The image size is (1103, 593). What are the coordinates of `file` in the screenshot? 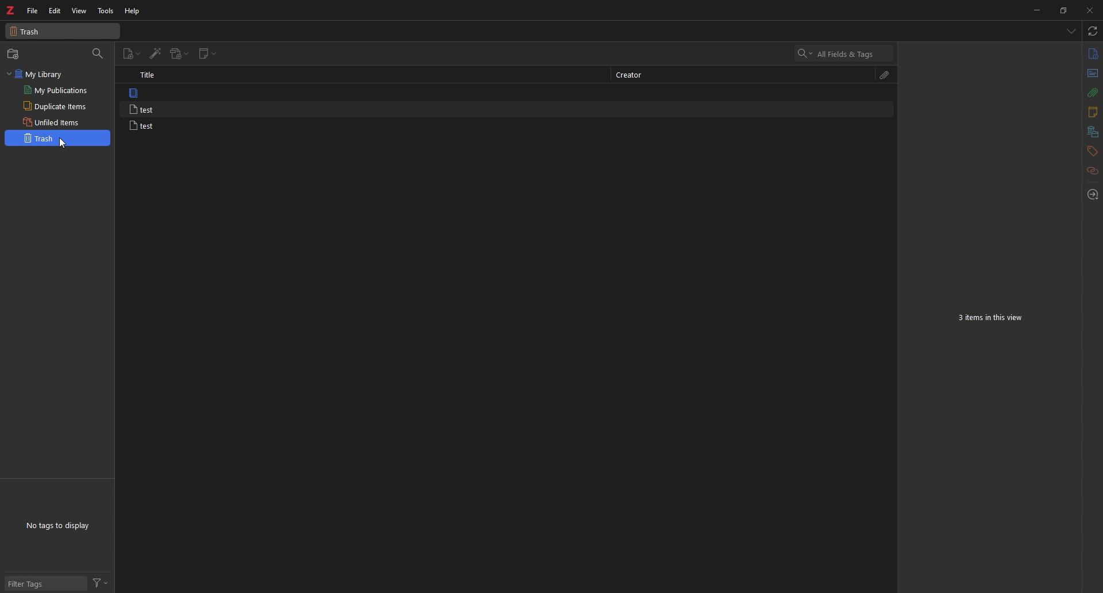 It's located at (32, 11).